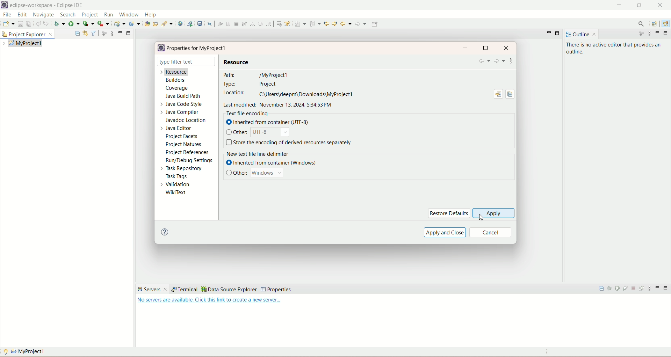  I want to click on minimize, so click(657, 32).